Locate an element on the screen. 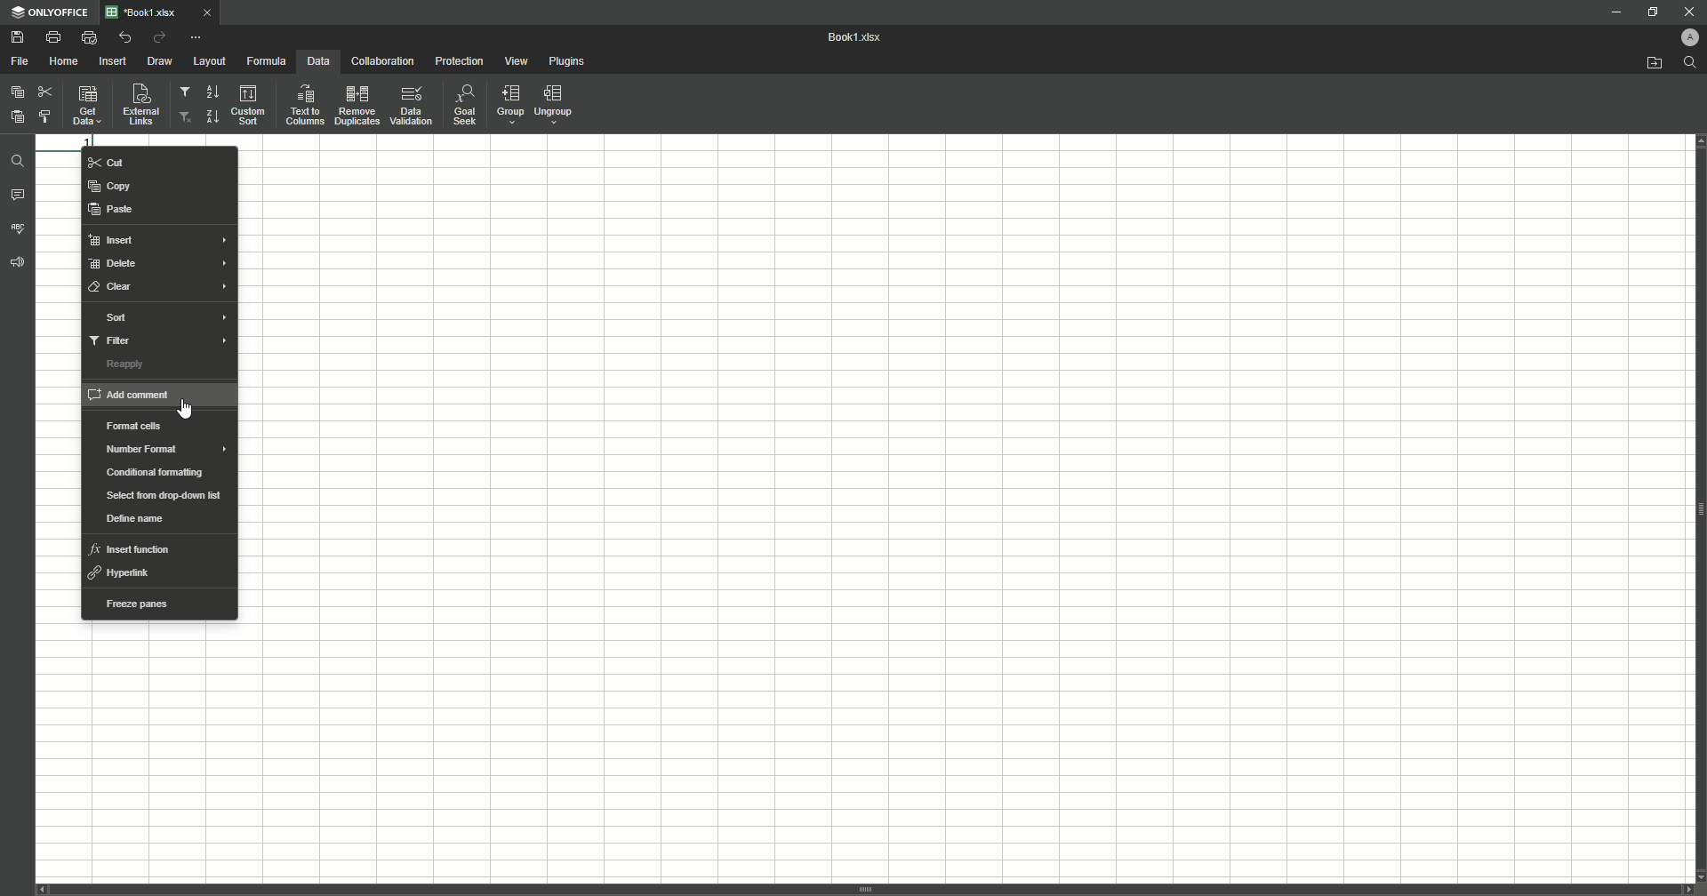 The image size is (1707, 896). Filter is located at coordinates (111, 341).